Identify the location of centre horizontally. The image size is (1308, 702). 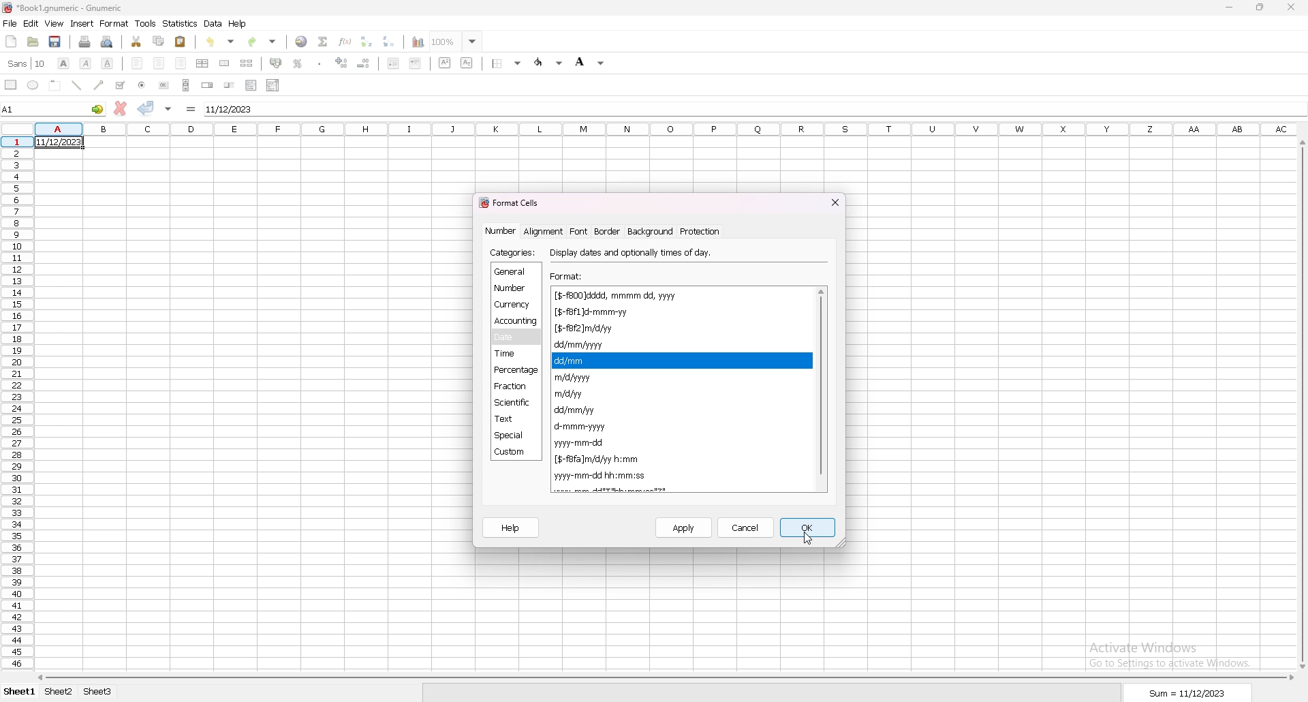
(202, 63).